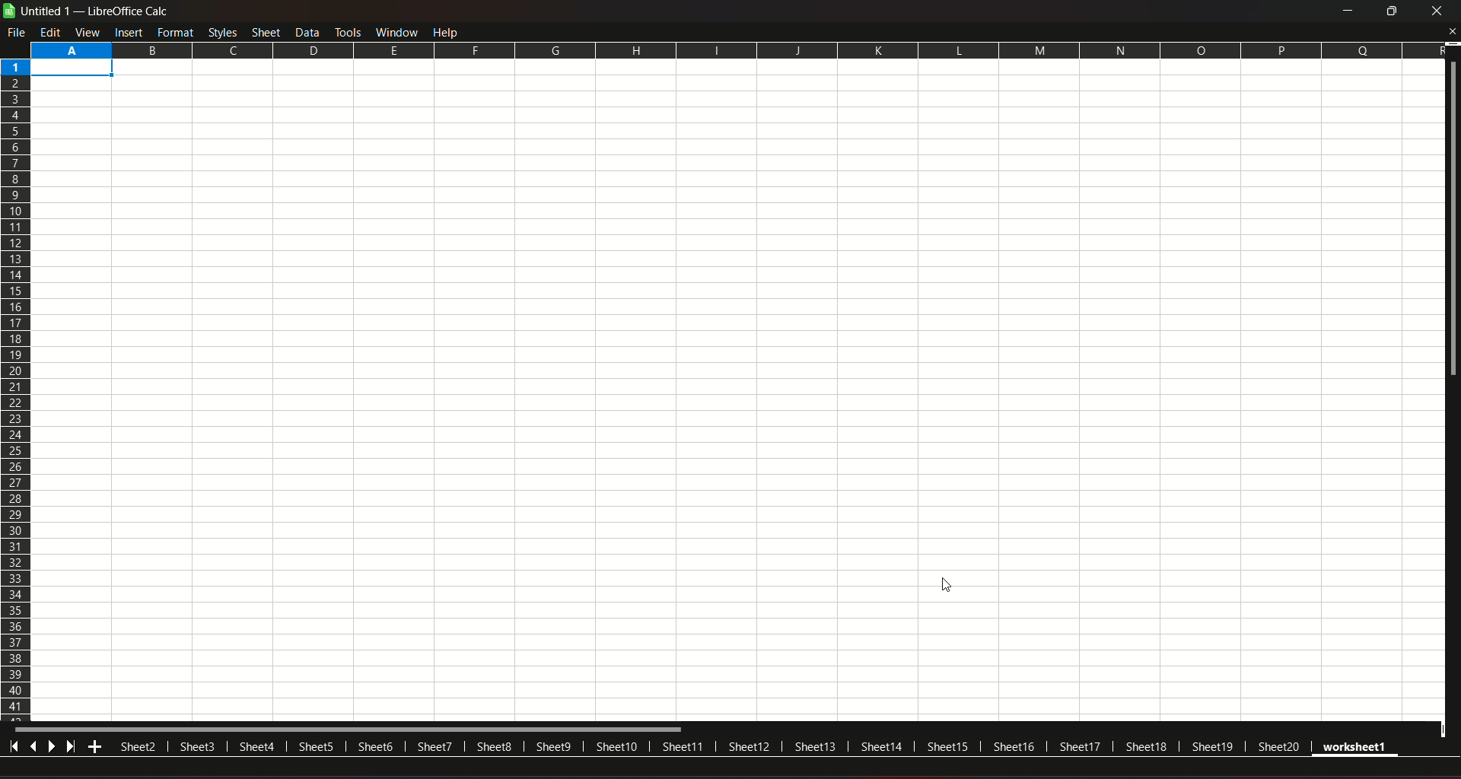  I want to click on view, so click(88, 32).